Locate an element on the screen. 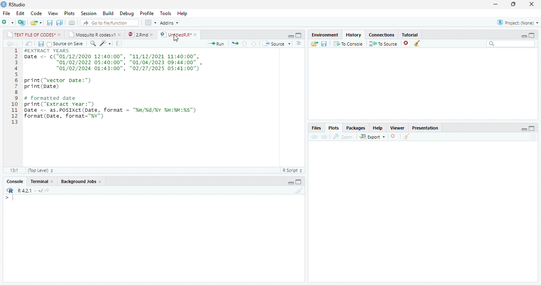 This screenshot has height=286, width=541. close is located at coordinates (153, 34).